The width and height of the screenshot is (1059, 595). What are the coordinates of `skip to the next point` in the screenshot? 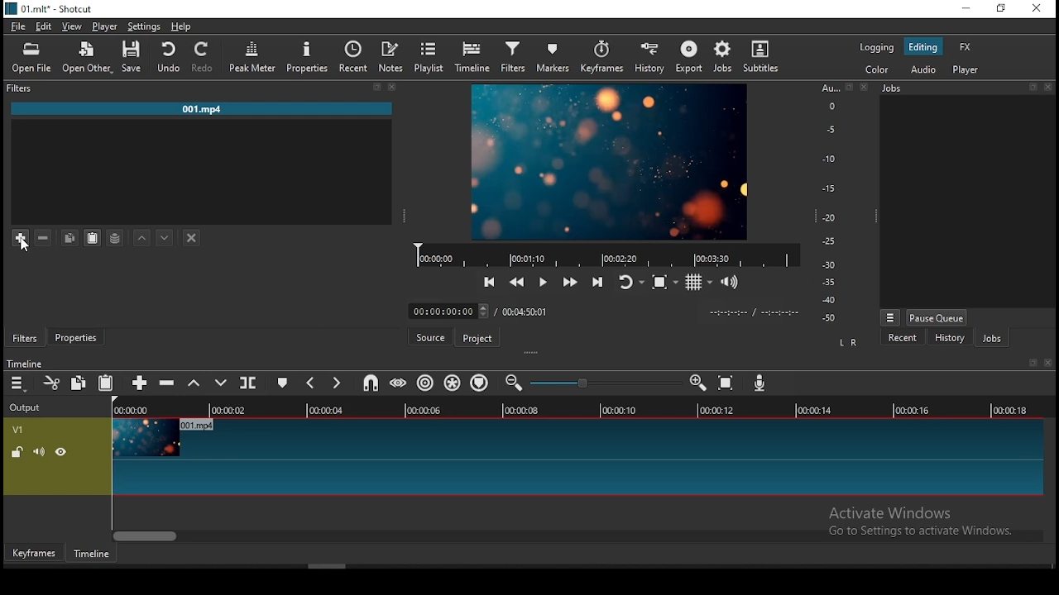 It's located at (595, 279).